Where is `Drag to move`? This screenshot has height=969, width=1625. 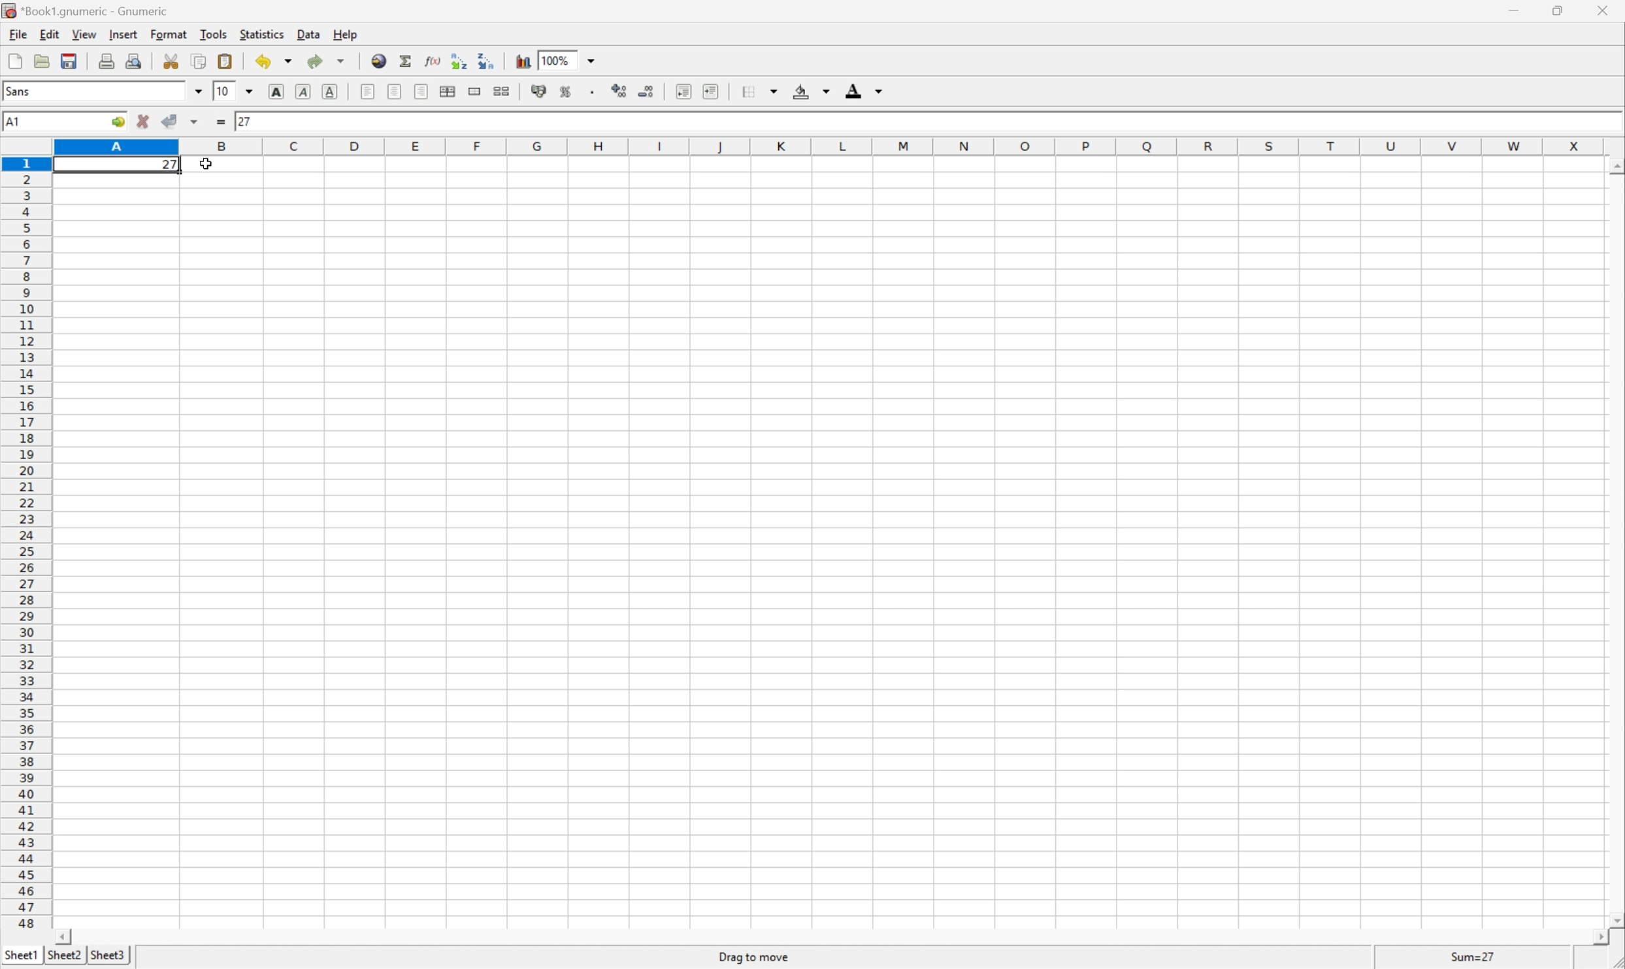 Drag to move is located at coordinates (755, 957).